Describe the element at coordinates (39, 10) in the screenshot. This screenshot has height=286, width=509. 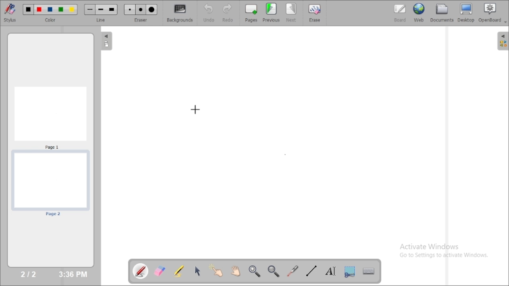
I see `Color 2` at that location.